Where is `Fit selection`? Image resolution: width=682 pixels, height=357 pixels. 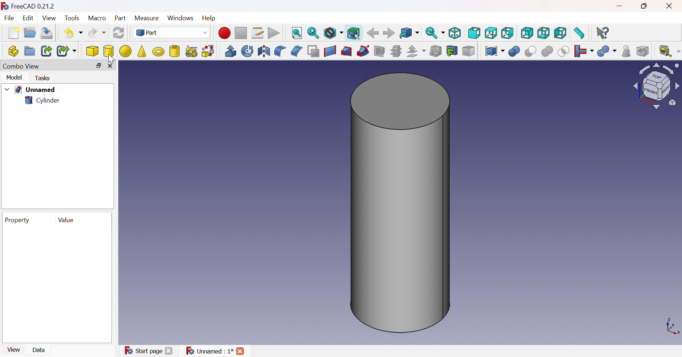
Fit selection is located at coordinates (314, 34).